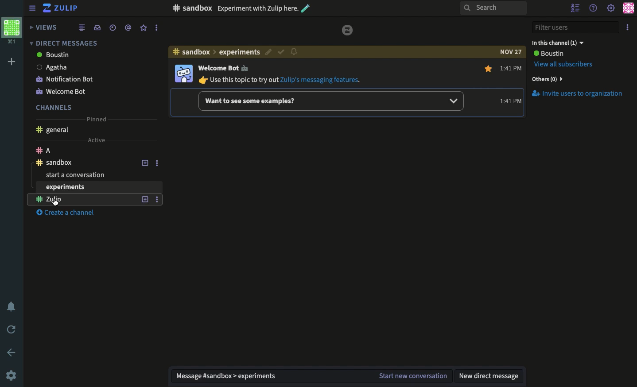 This screenshot has width=637, height=387. Describe the element at coordinates (12, 352) in the screenshot. I see `Back` at that location.